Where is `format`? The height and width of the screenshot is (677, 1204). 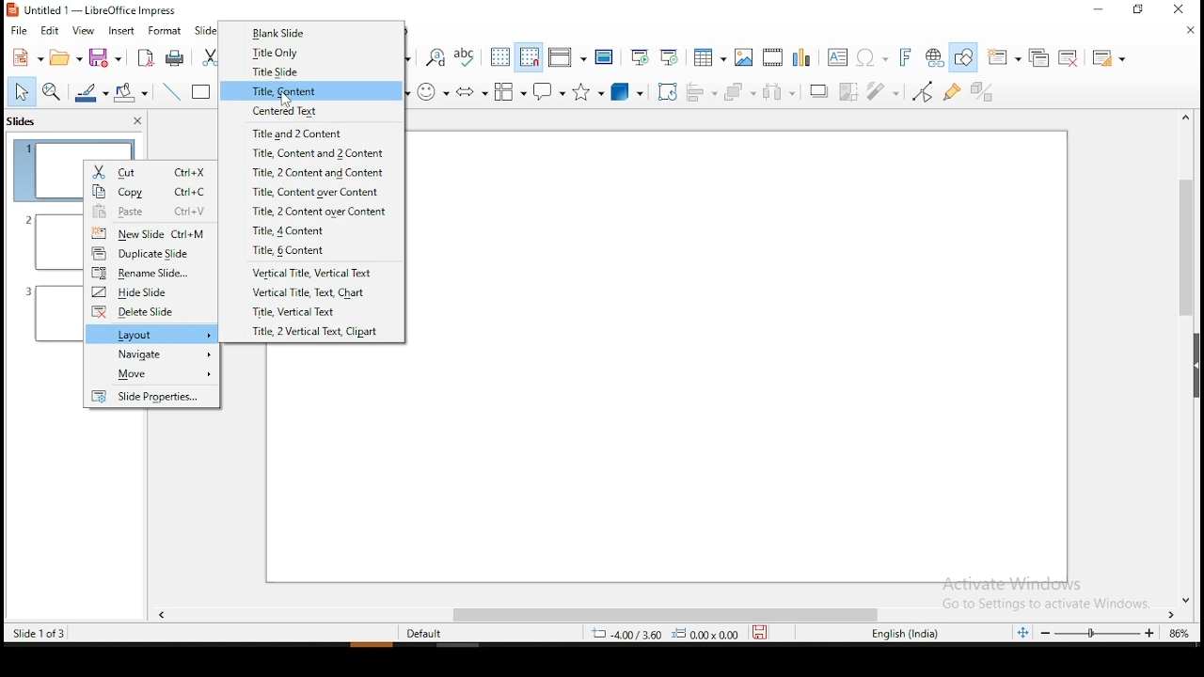 format is located at coordinates (164, 33).